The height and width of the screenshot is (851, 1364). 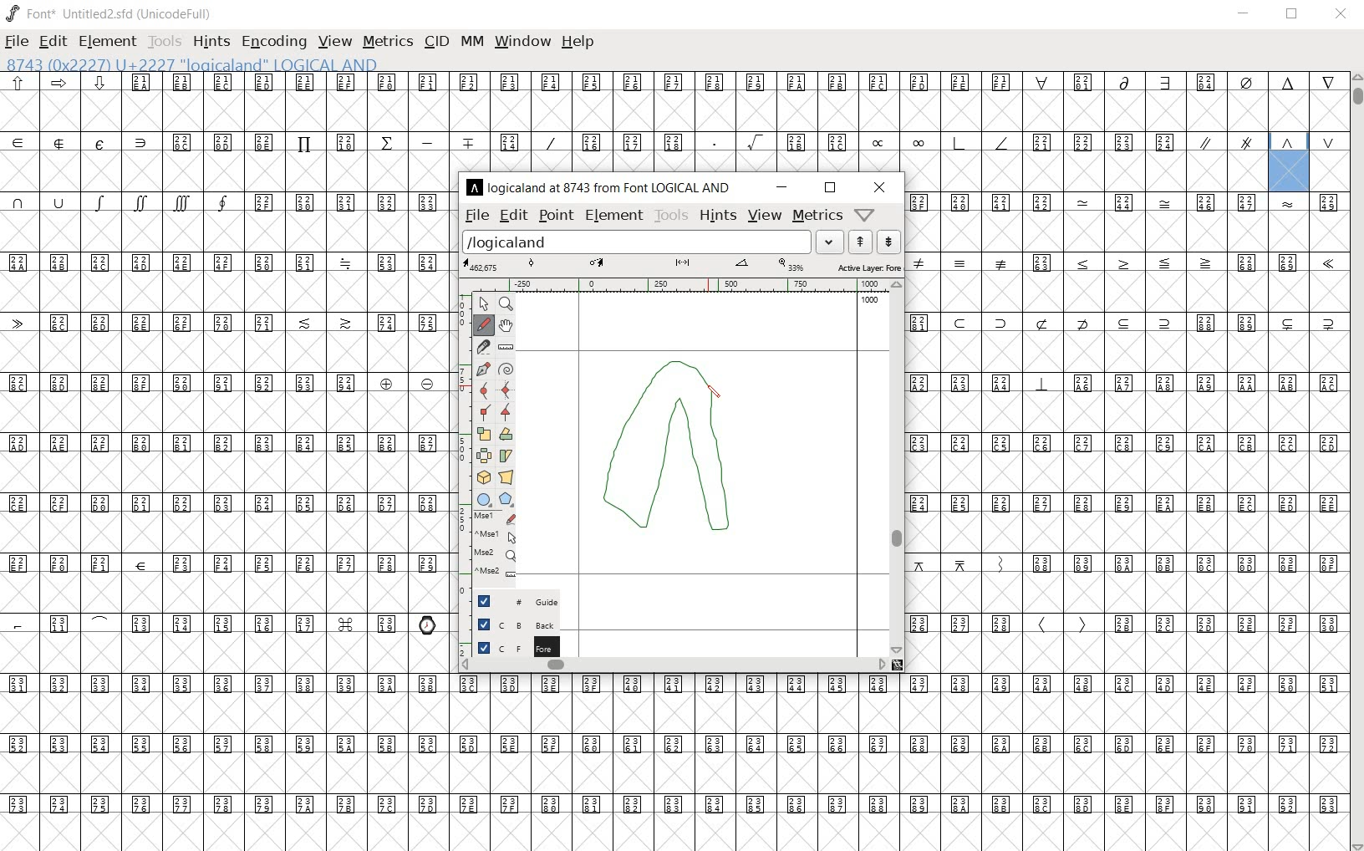 I want to click on scrollbar, so click(x=672, y=665).